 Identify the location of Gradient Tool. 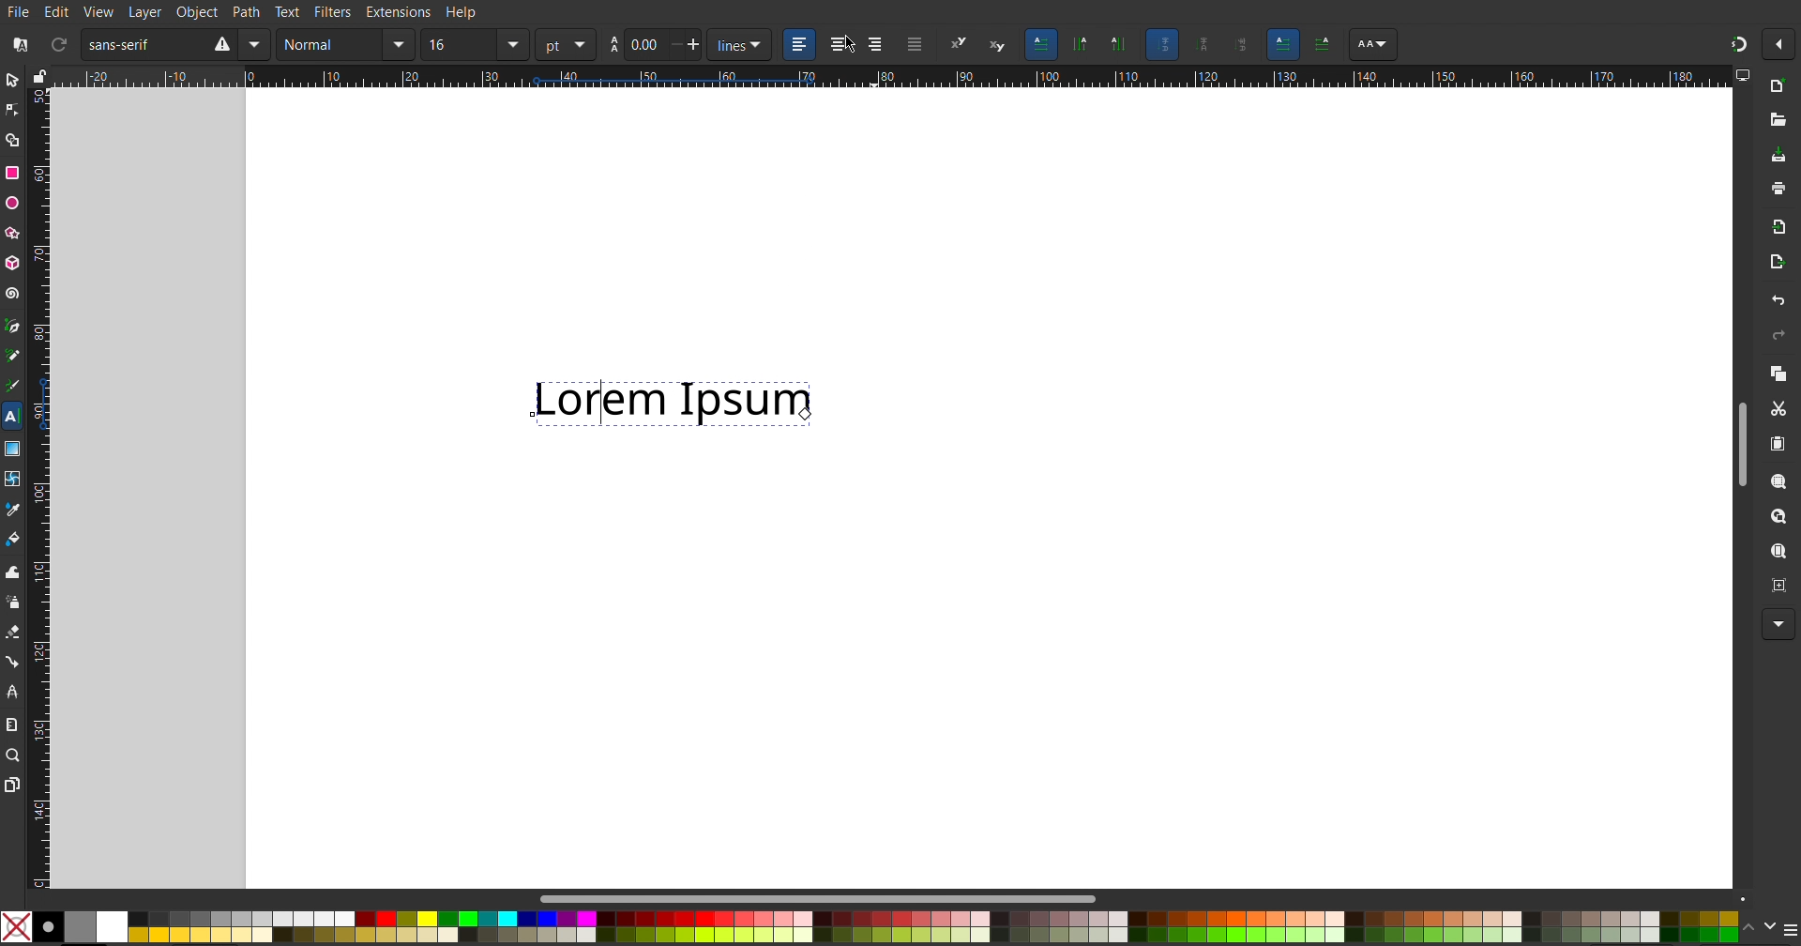
(15, 451).